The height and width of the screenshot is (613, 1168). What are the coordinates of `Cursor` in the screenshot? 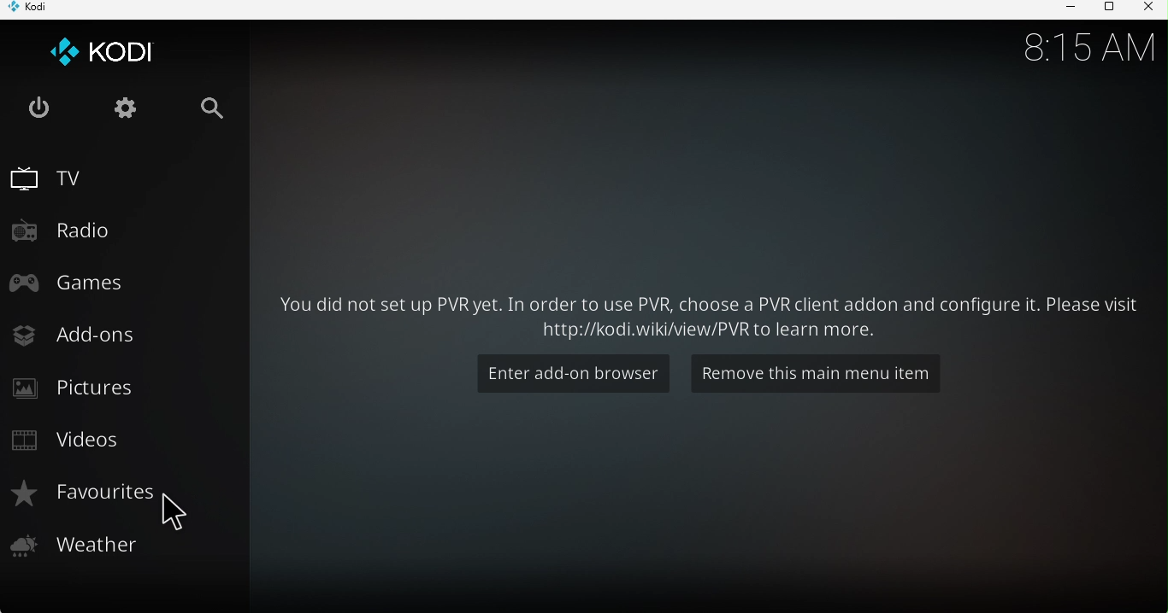 It's located at (181, 512).